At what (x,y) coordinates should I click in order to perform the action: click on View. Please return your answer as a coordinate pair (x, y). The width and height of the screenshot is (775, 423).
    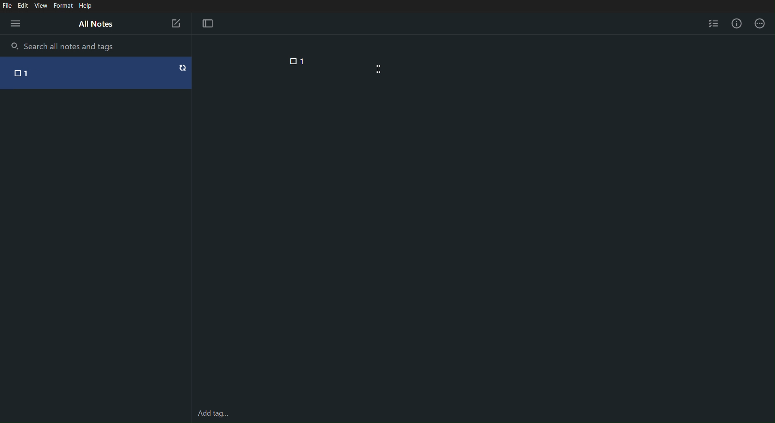
    Looking at the image, I should click on (42, 6).